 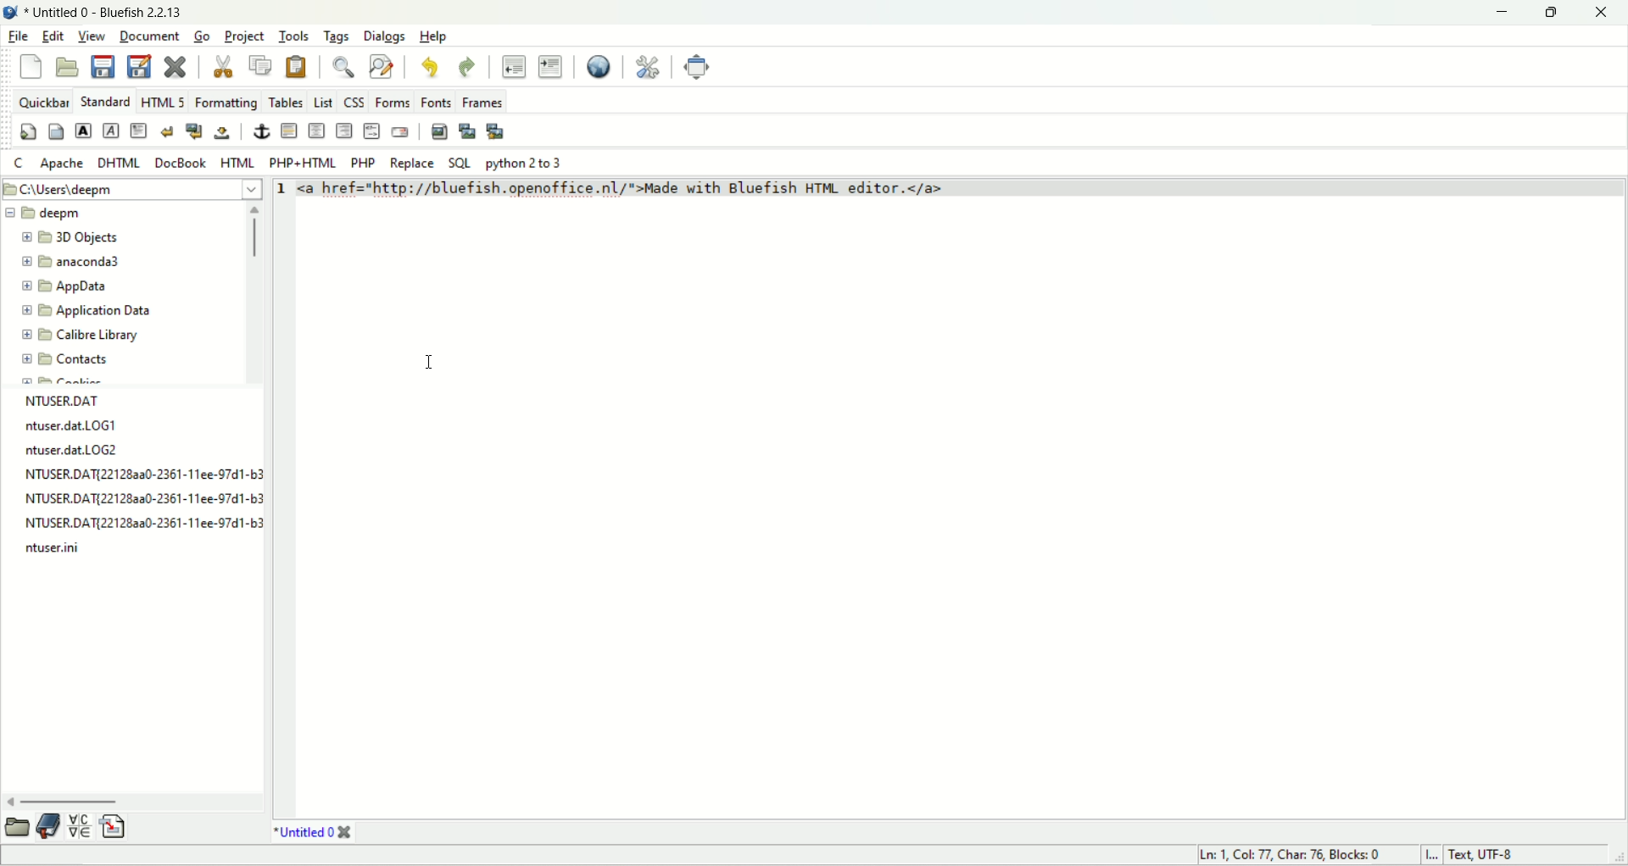 I want to click on project, so click(x=243, y=36).